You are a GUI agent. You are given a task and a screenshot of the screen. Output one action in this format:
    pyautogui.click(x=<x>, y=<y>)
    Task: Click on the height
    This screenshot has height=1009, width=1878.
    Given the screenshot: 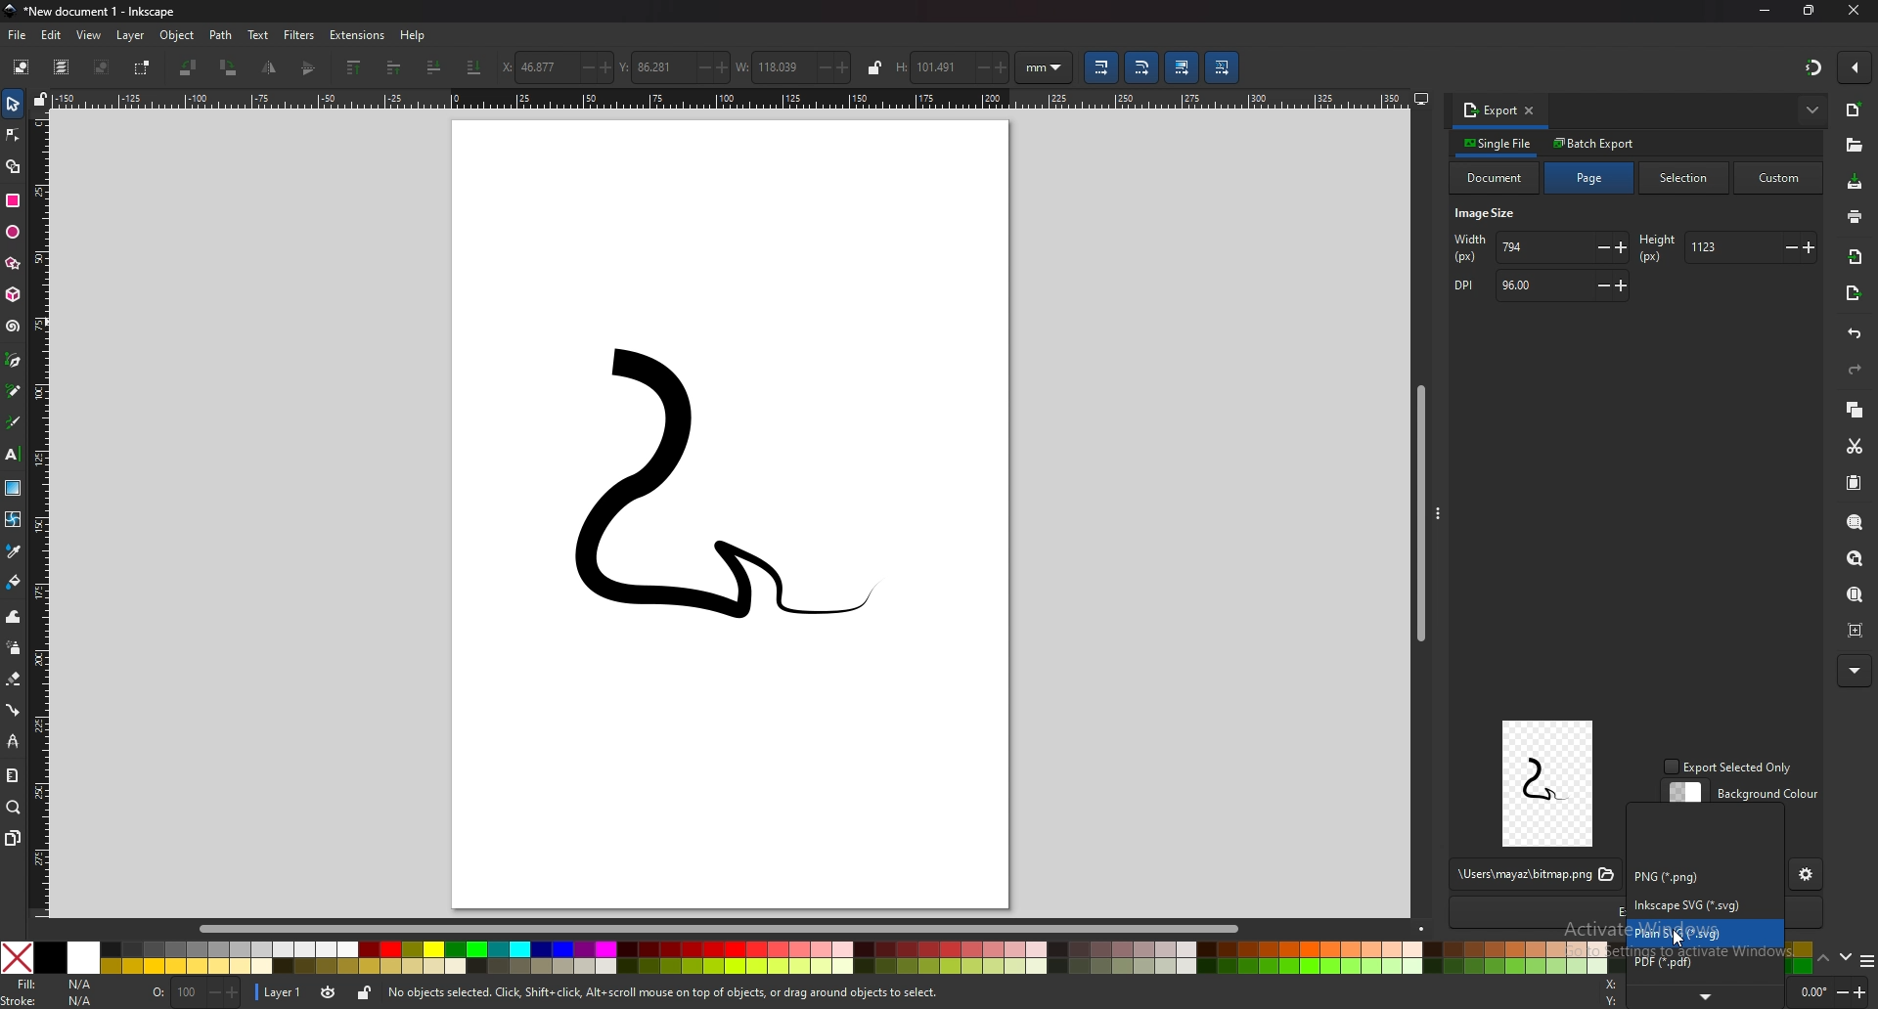 What is the action you would take?
    pyautogui.click(x=1725, y=247)
    